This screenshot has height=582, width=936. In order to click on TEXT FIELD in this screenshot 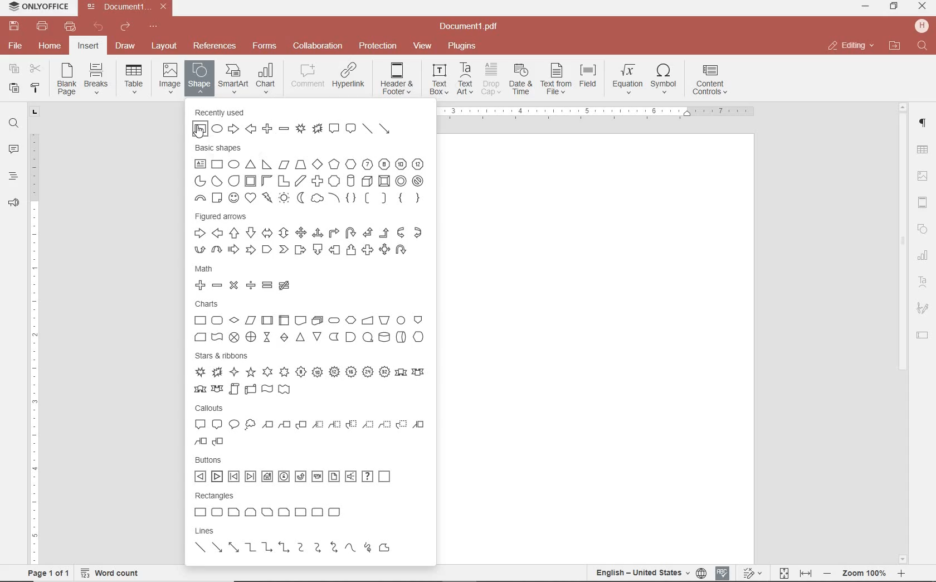, I will do `click(923, 334)`.